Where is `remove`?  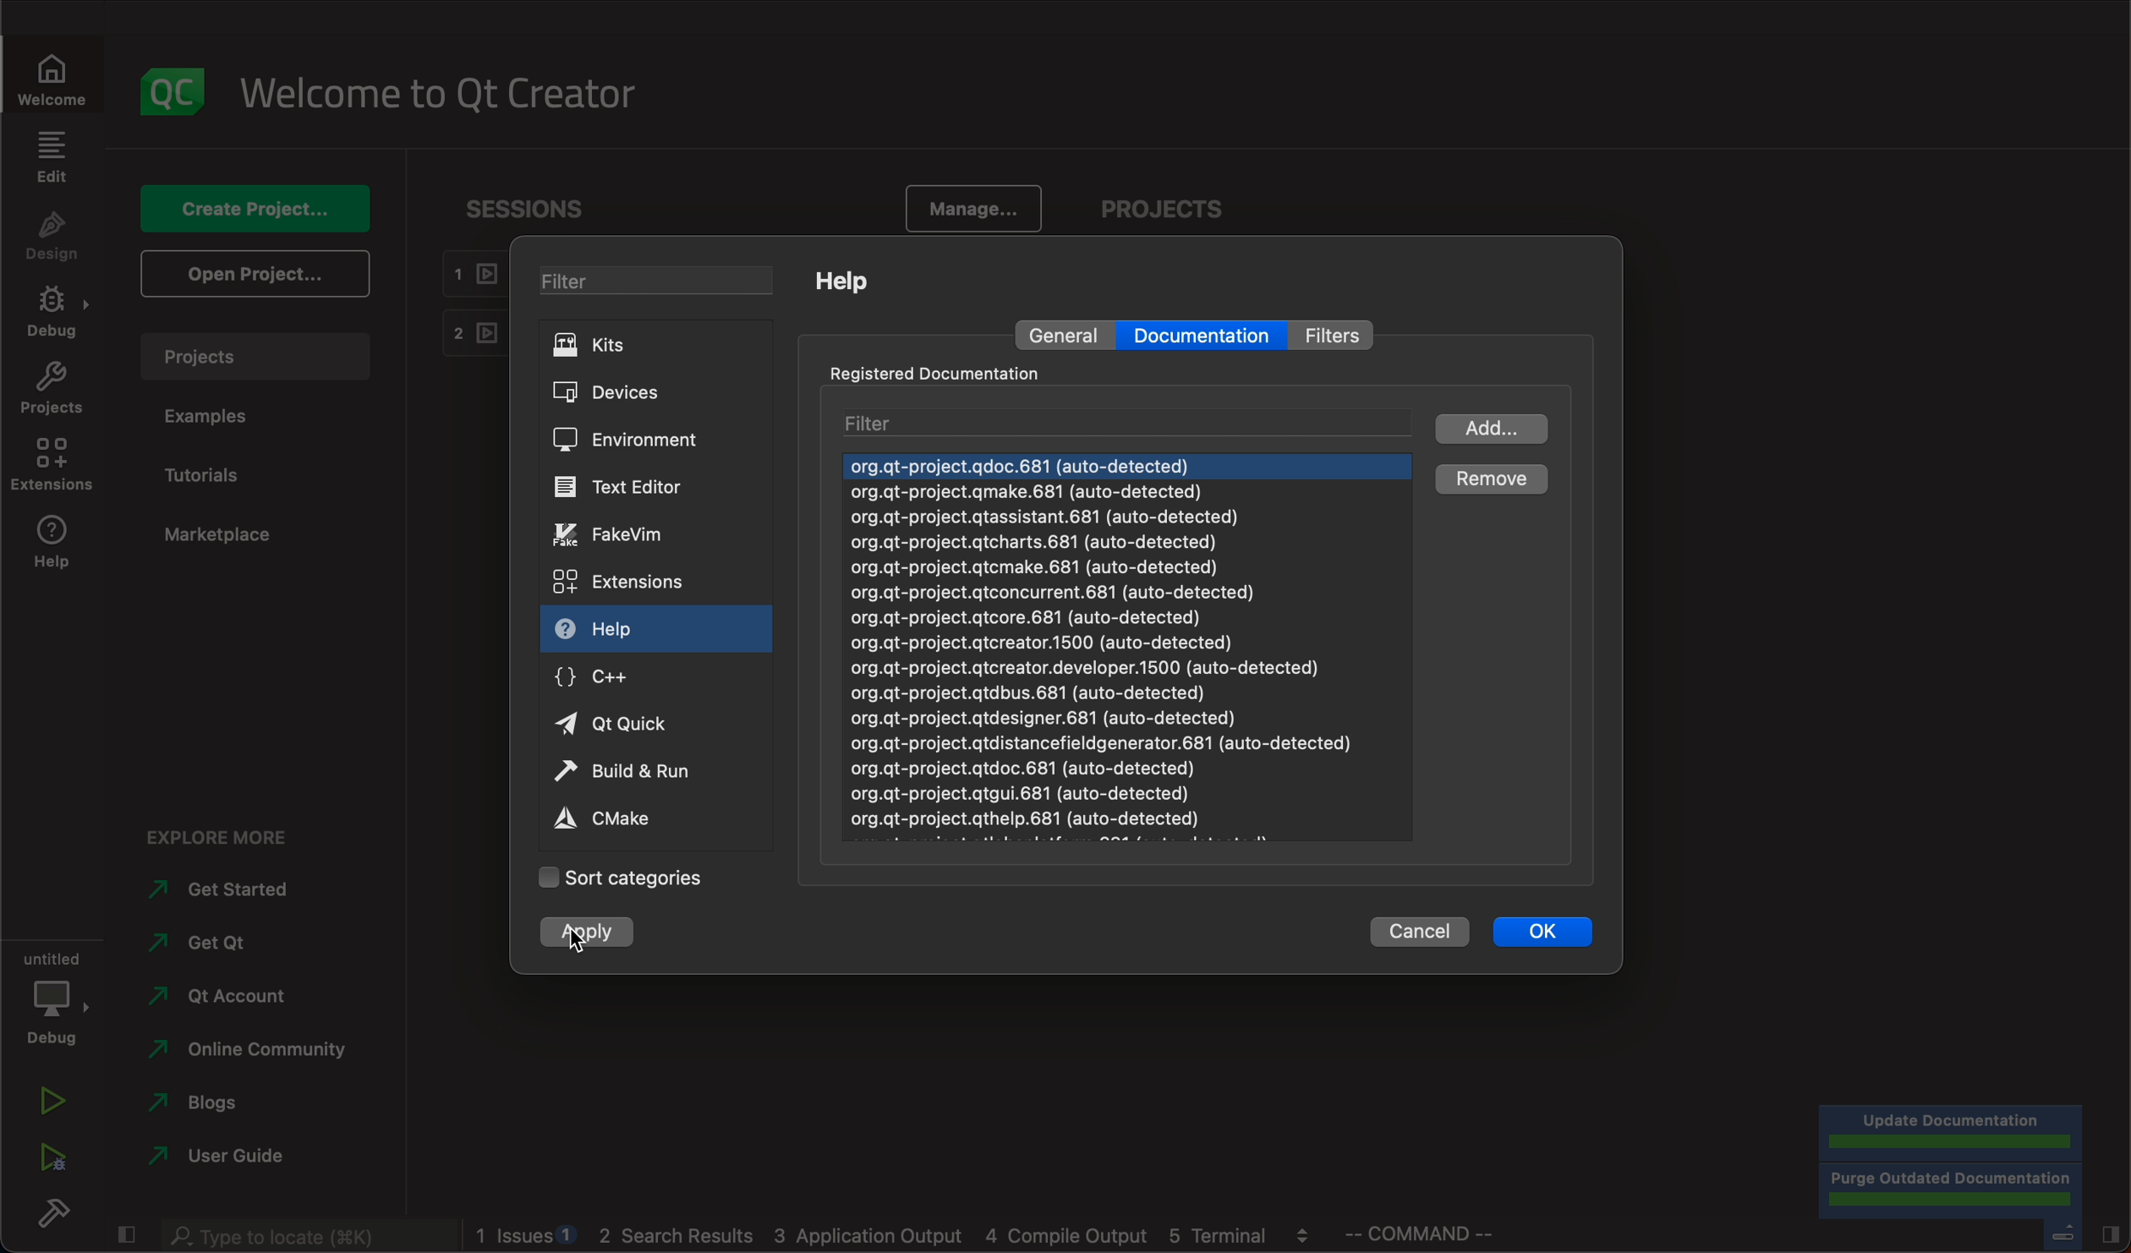
remove is located at coordinates (1483, 481).